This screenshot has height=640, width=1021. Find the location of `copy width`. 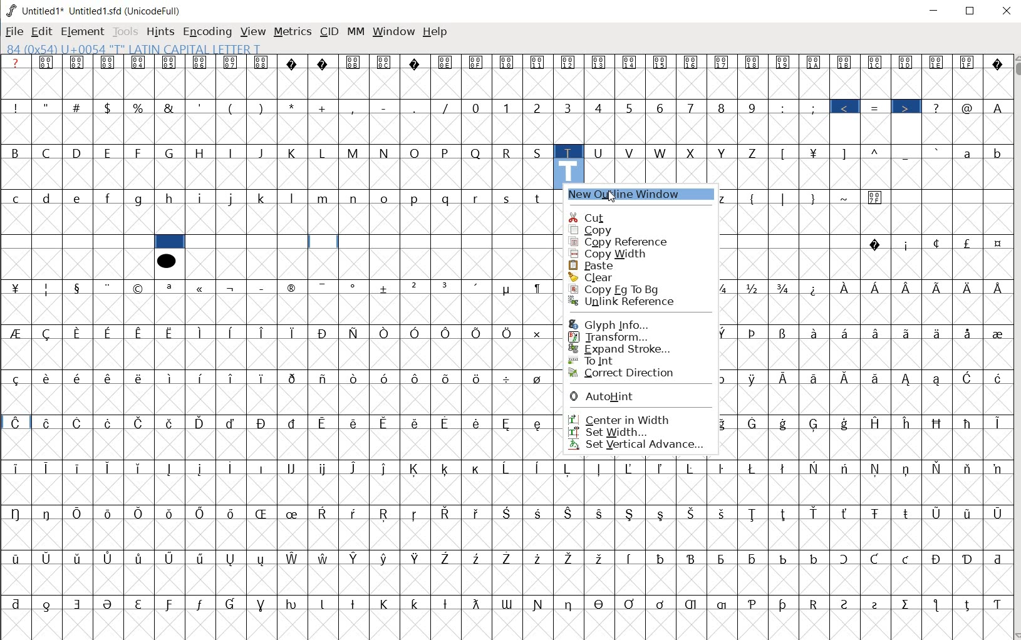

copy width is located at coordinates (610, 254).